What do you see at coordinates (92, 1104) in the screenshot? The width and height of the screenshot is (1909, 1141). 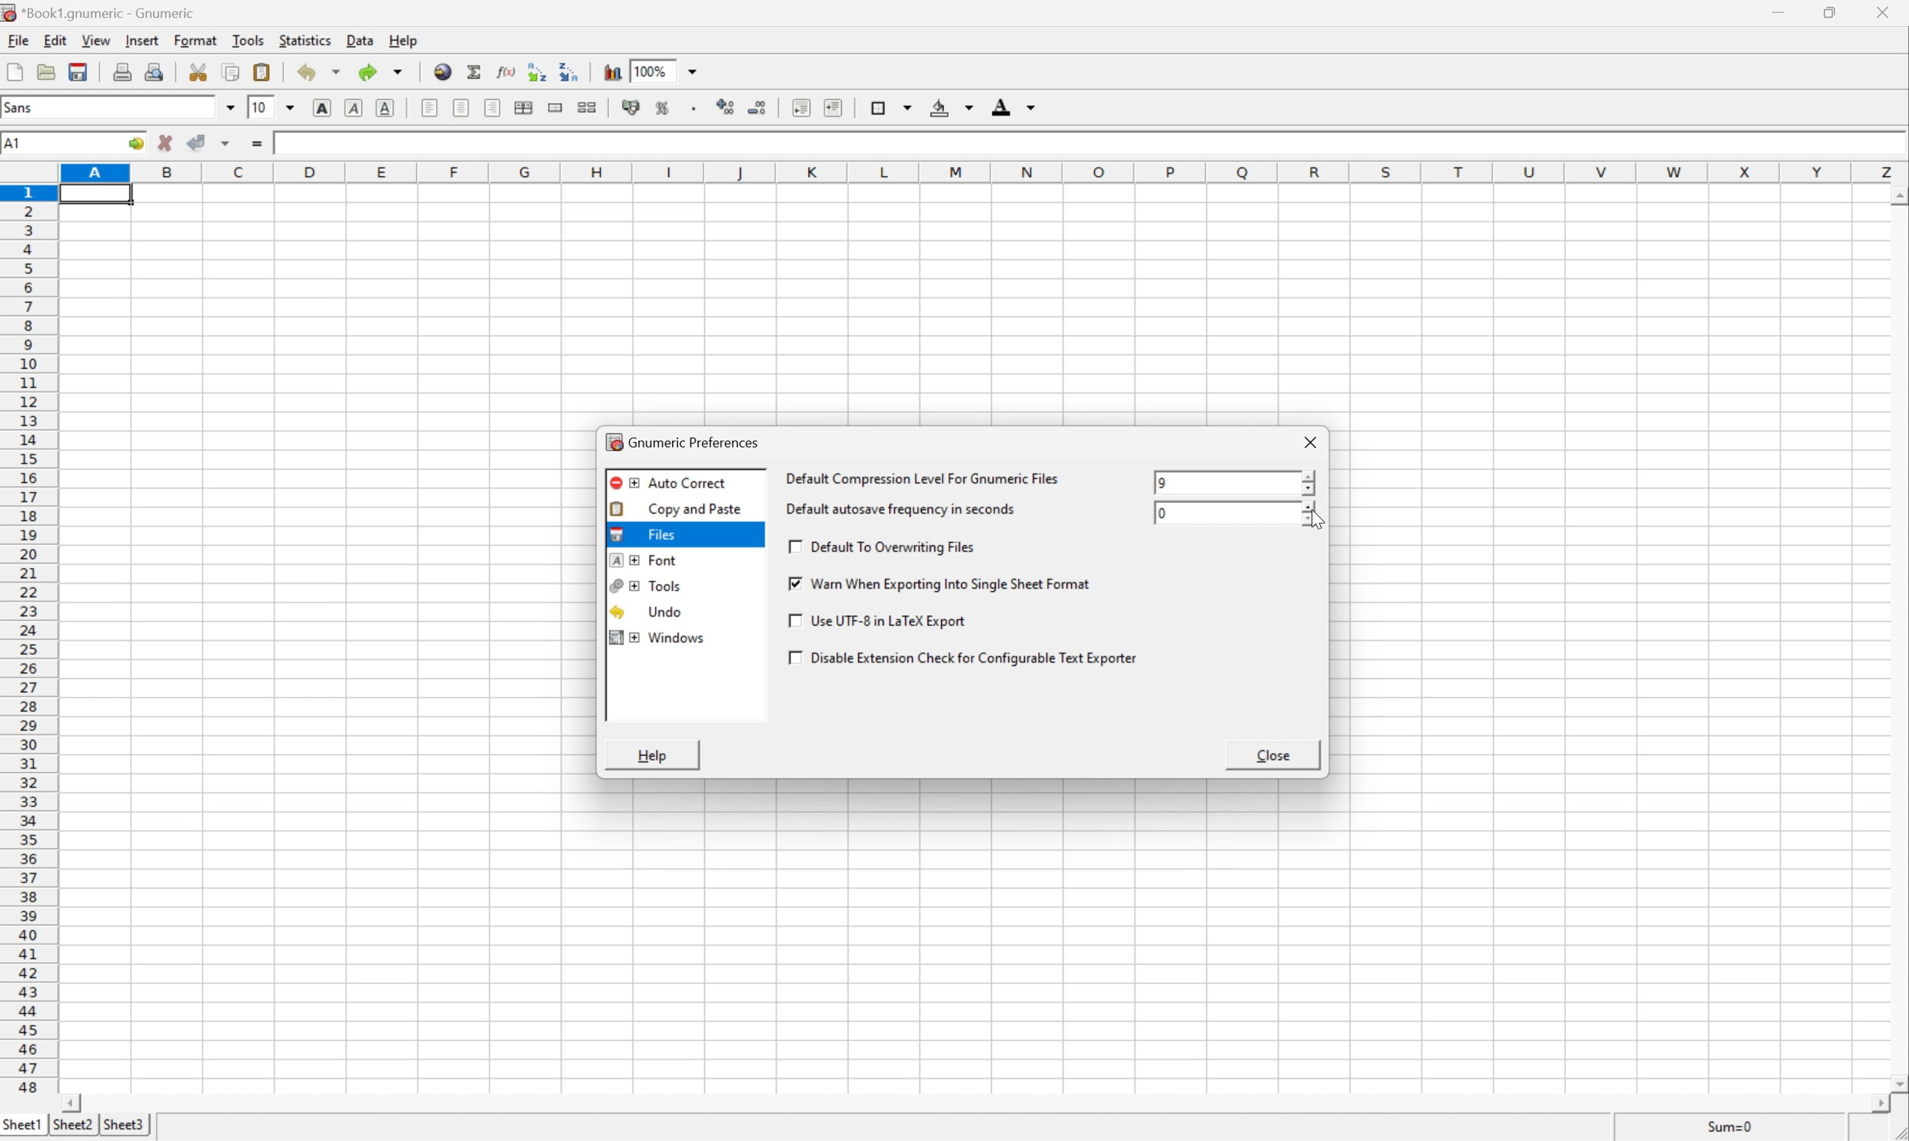 I see `scroll left` at bounding box center [92, 1104].